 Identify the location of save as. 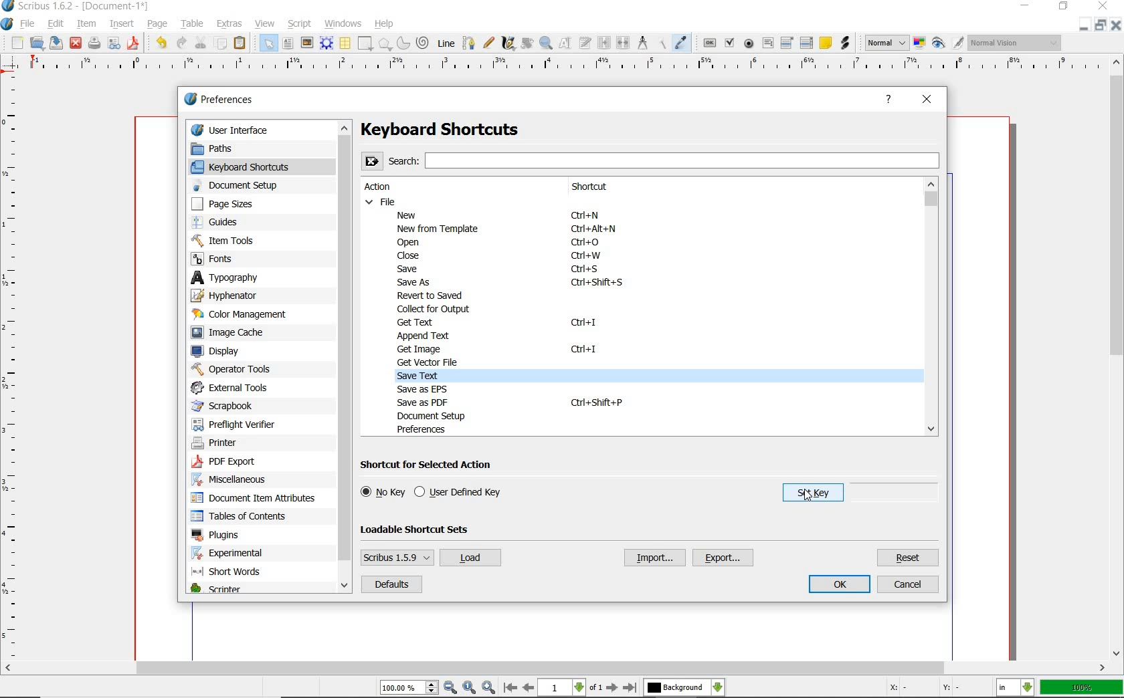
(415, 283).